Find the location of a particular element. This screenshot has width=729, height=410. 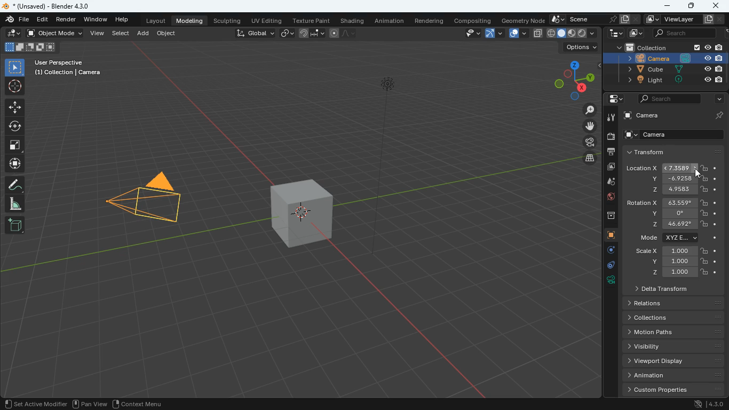

copy is located at coordinates (625, 19).